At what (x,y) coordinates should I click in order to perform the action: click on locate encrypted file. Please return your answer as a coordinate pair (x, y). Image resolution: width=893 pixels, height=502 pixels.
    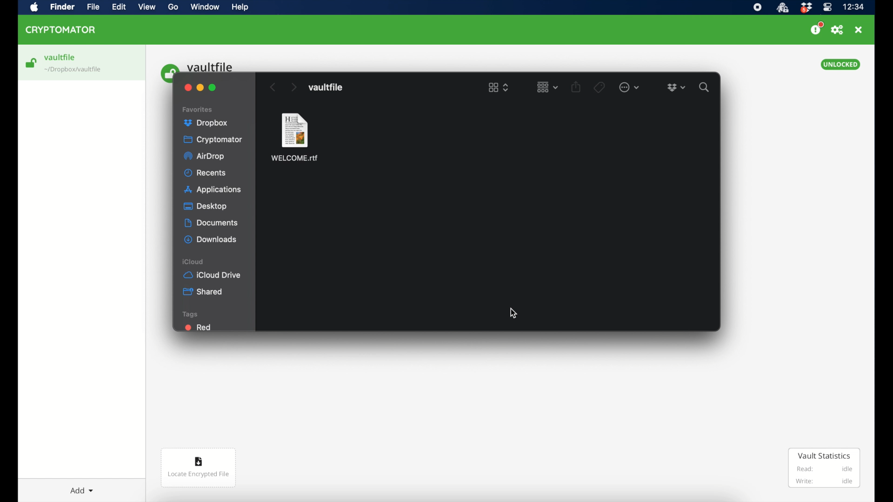
    Looking at the image, I should click on (199, 467).